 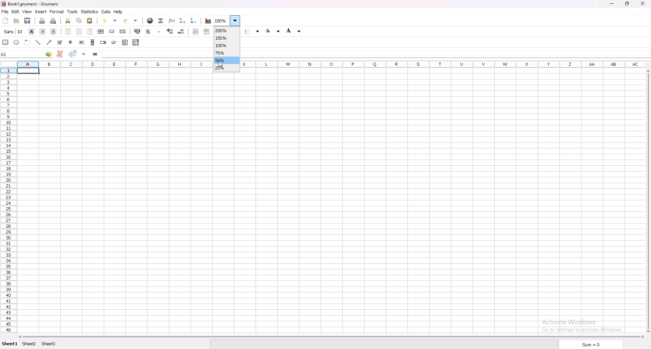 What do you see at coordinates (126, 21) in the screenshot?
I see `redo` at bounding box center [126, 21].